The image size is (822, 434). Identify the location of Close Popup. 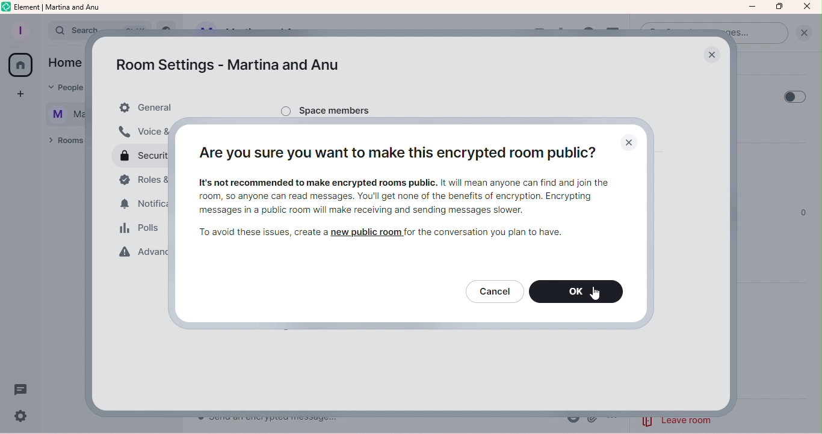
(711, 56).